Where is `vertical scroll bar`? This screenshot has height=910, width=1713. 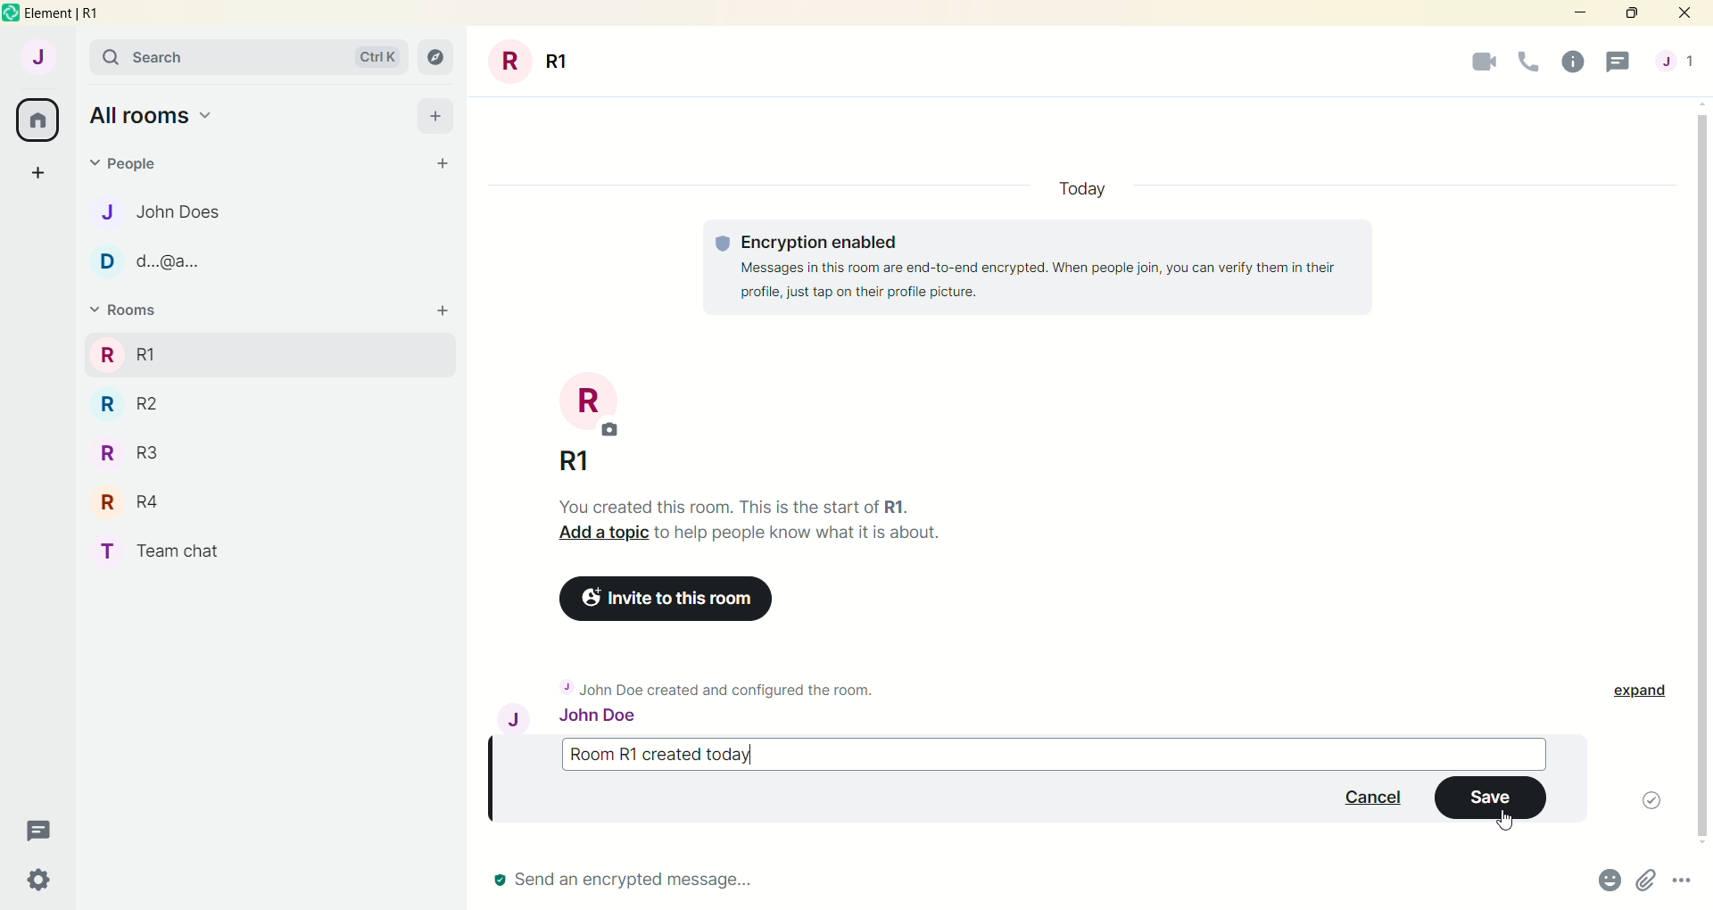
vertical scroll bar is located at coordinates (1702, 473).